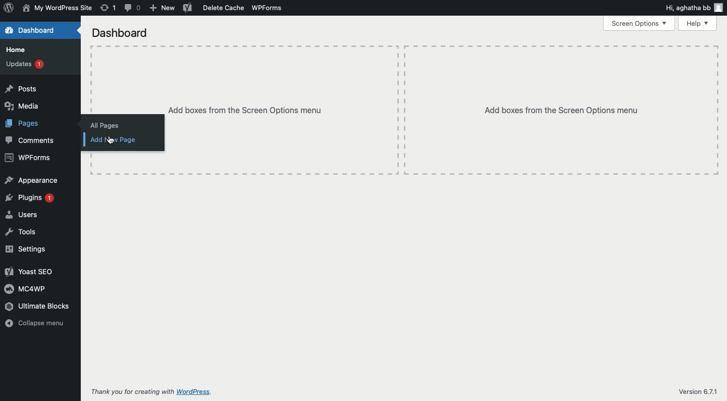 The width and height of the screenshot is (727, 401). Describe the element at coordinates (697, 392) in the screenshot. I see `Version 6.7.1` at that location.